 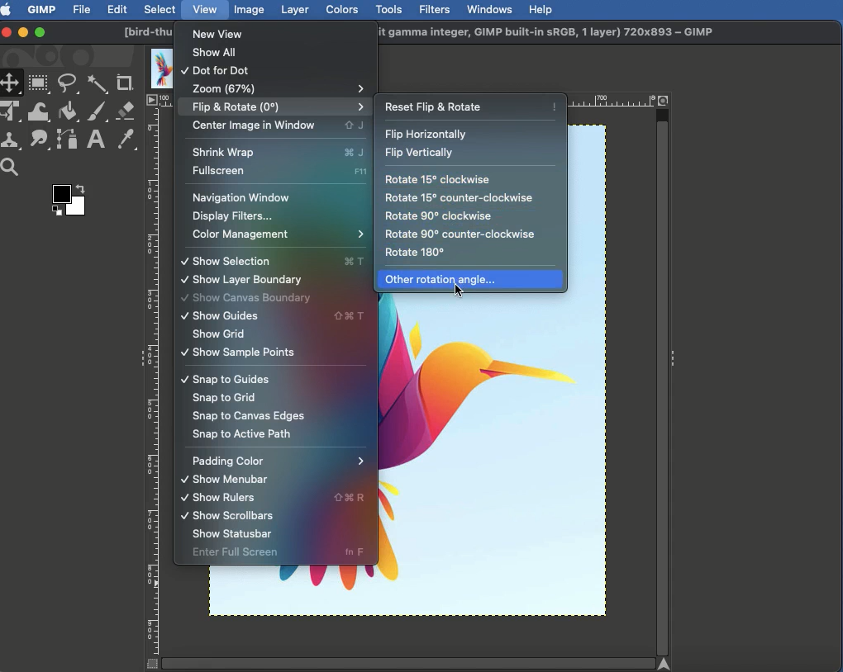 What do you see at coordinates (276, 88) in the screenshot?
I see `Zoom` at bounding box center [276, 88].